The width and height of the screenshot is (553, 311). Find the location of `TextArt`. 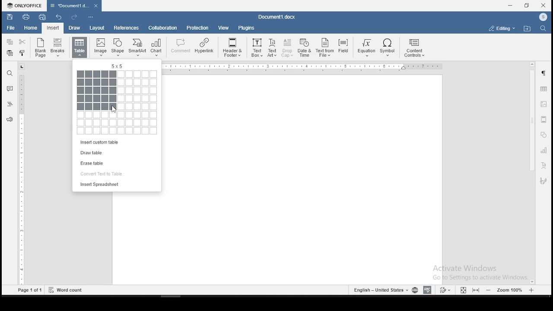

TextArt is located at coordinates (272, 48).